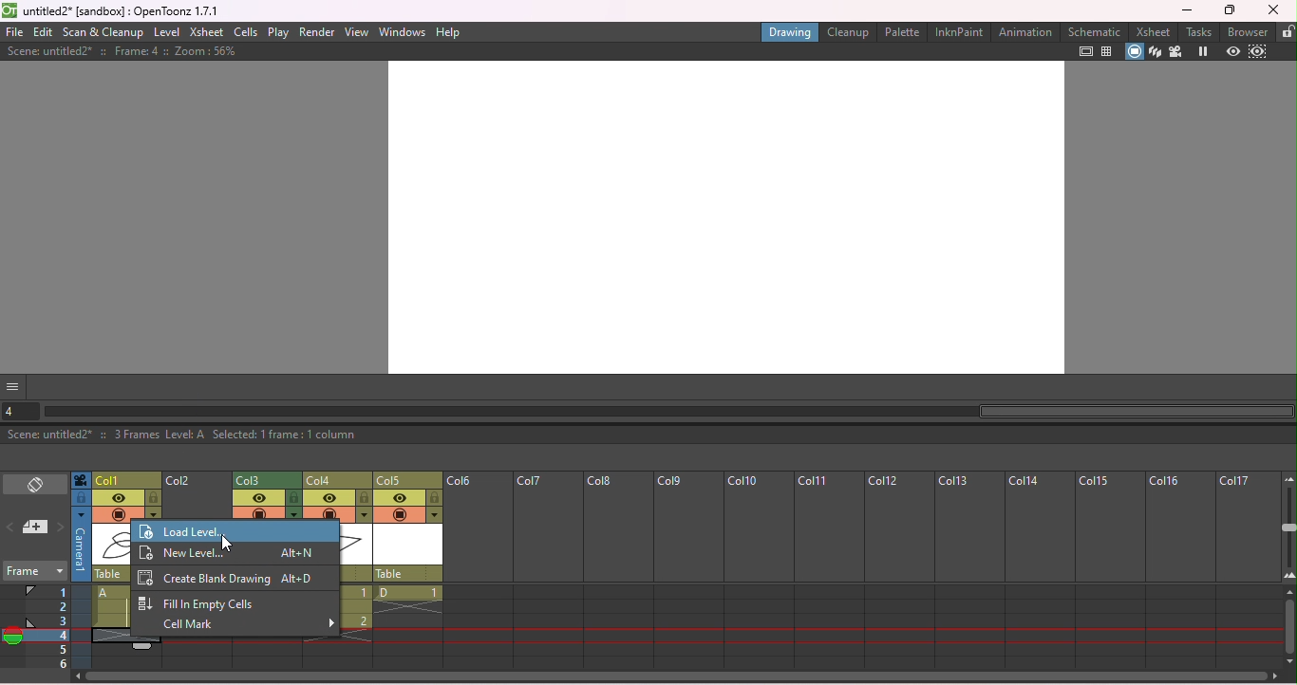 The image size is (1297, 685). I want to click on Cursor, so click(227, 543).